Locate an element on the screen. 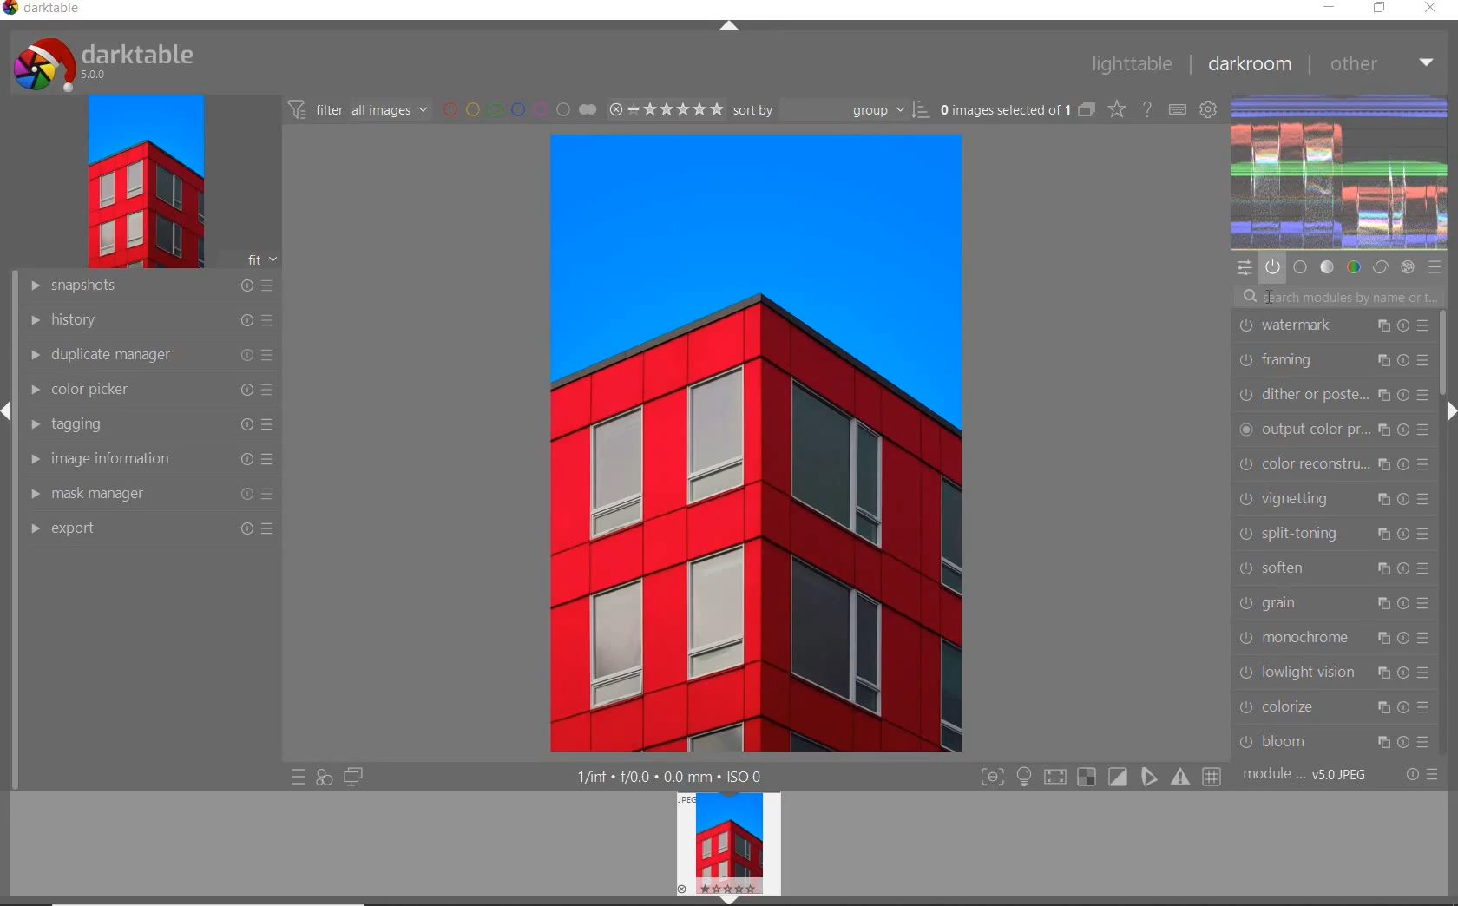  focus mask is located at coordinates (1178, 778).